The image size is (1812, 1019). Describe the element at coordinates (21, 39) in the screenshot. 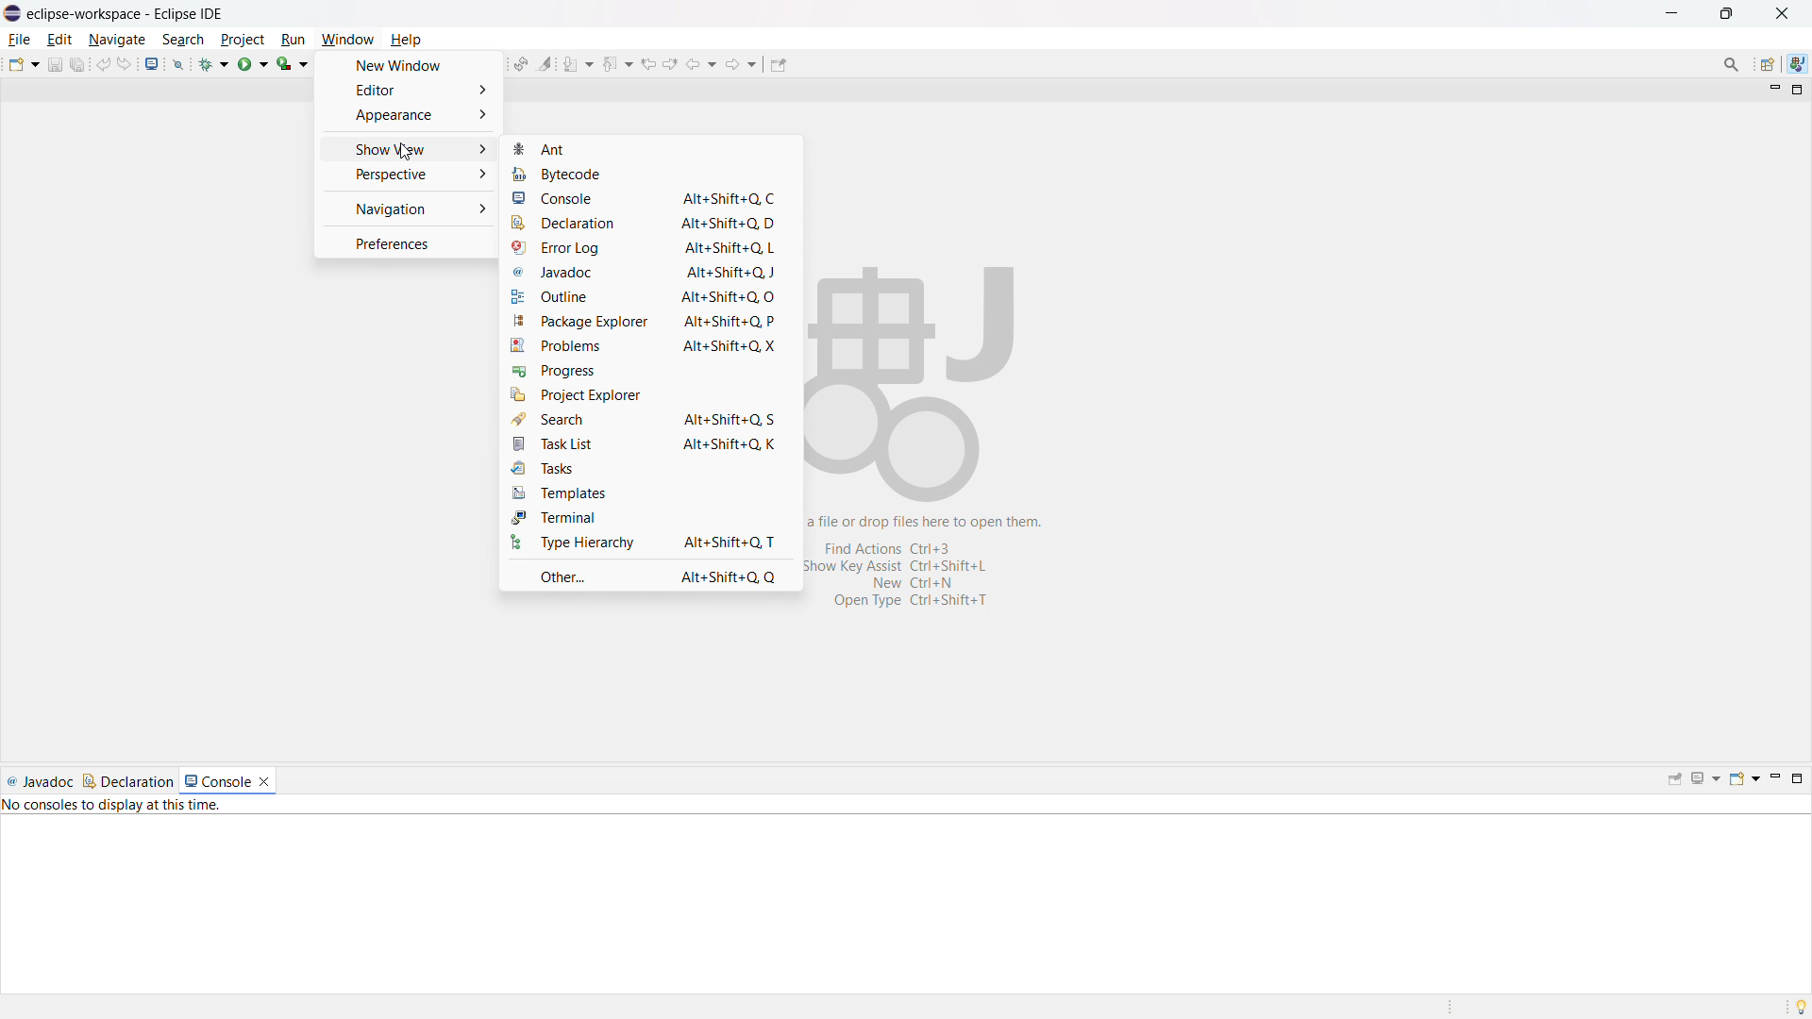

I see `file` at that location.